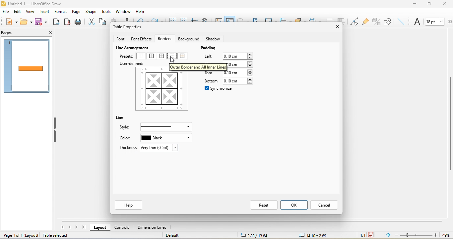  Describe the element at coordinates (240, 65) in the screenshot. I see `0.10 cm` at that location.